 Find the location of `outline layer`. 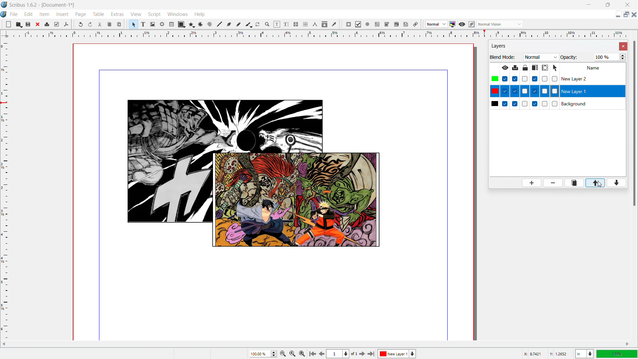

outline layer is located at coordinates (545, 67).